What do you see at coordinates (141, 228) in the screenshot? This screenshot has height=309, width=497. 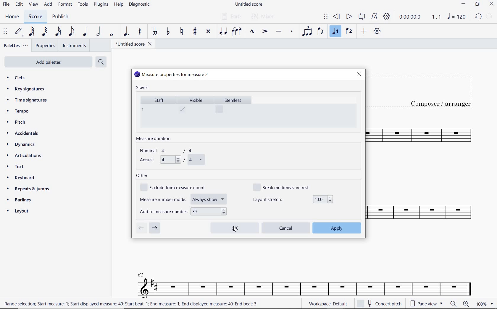 I see `go to previous measure` at bounding box center [141, 228].